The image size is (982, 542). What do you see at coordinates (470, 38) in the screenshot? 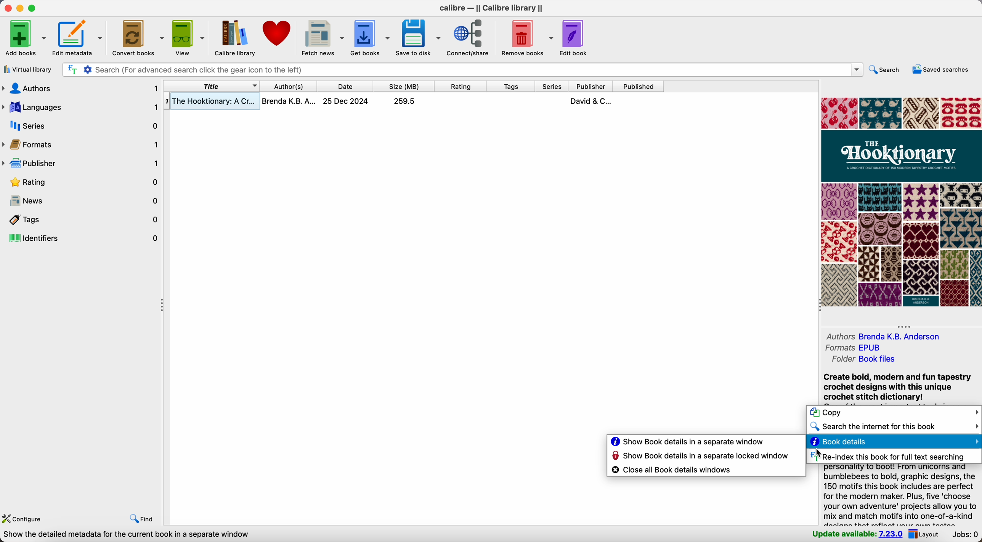
I see `connect/share` at bounding box center [470, 38].